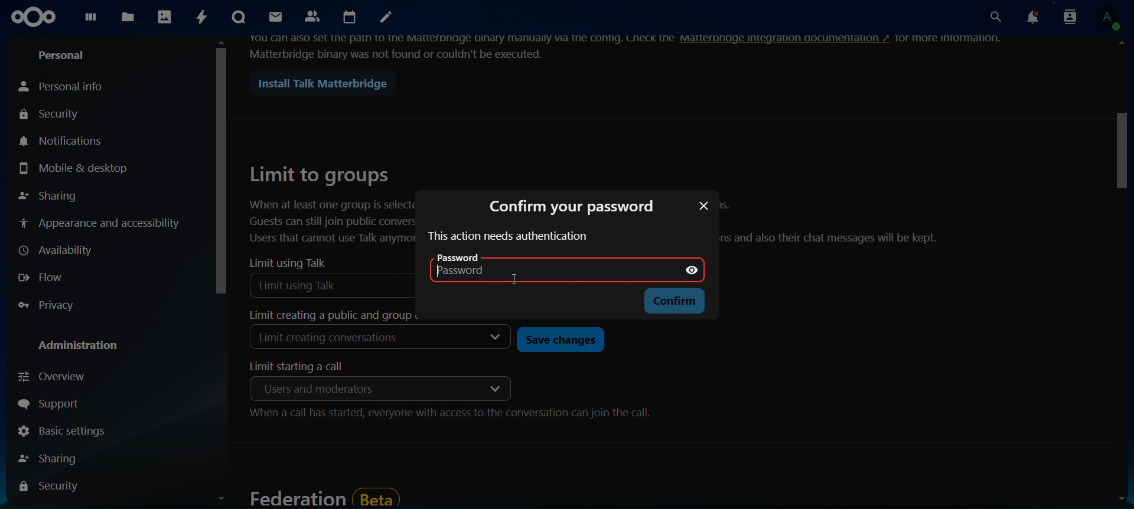 Image resolution: width=1134 pixels, height=509 pixels. Describe the element at coordinates (786, 38) in the screenshot. I see `hyperlink` at that location.